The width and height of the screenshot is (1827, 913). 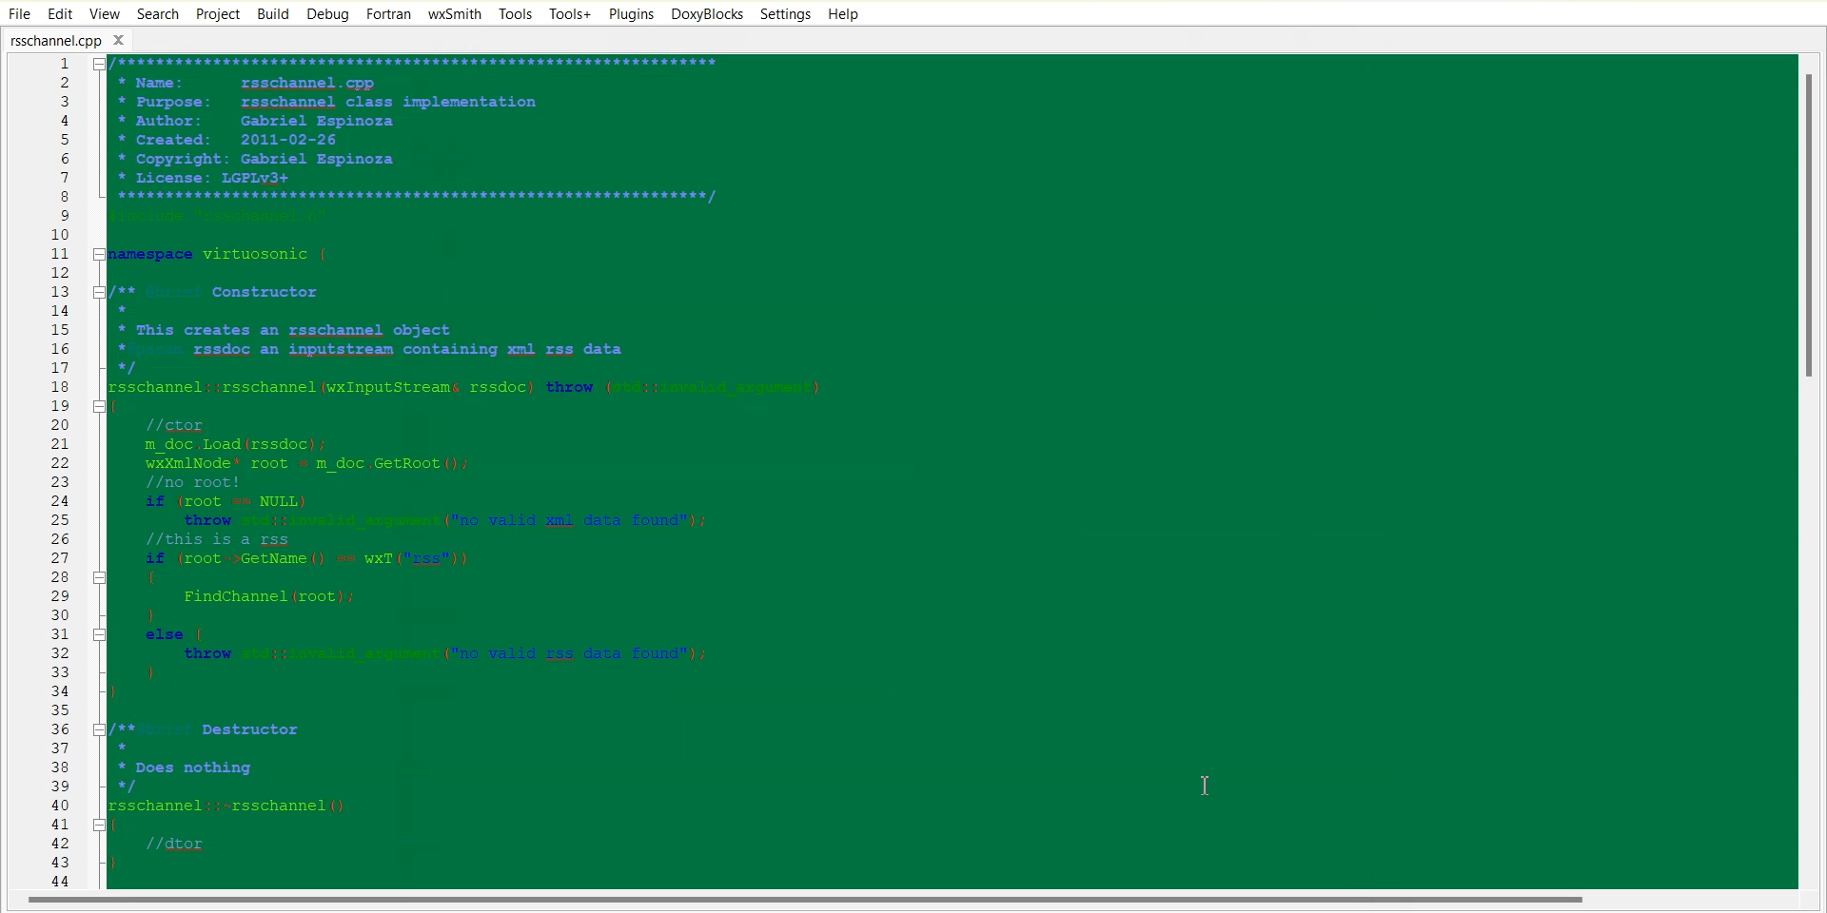 What do you see at coordinates (388, 14) in the screenshot?
I see `Fortran` at bounding box center [388, 14].